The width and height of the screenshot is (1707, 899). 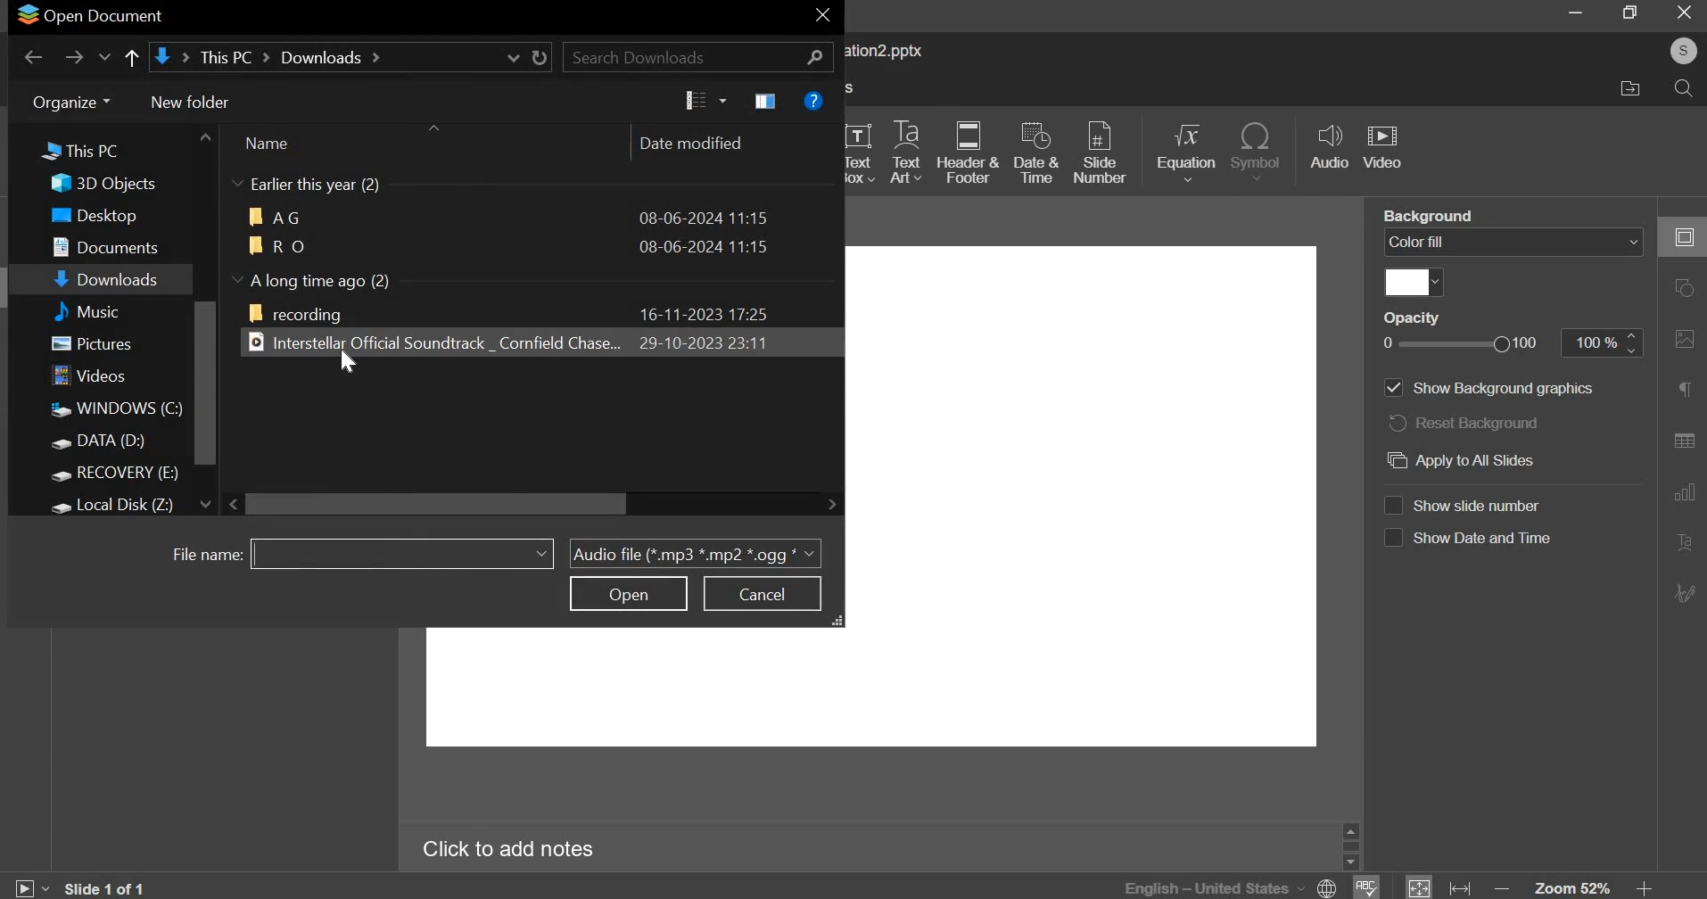 I want to click on scroll up, so click(x=205, y=136).